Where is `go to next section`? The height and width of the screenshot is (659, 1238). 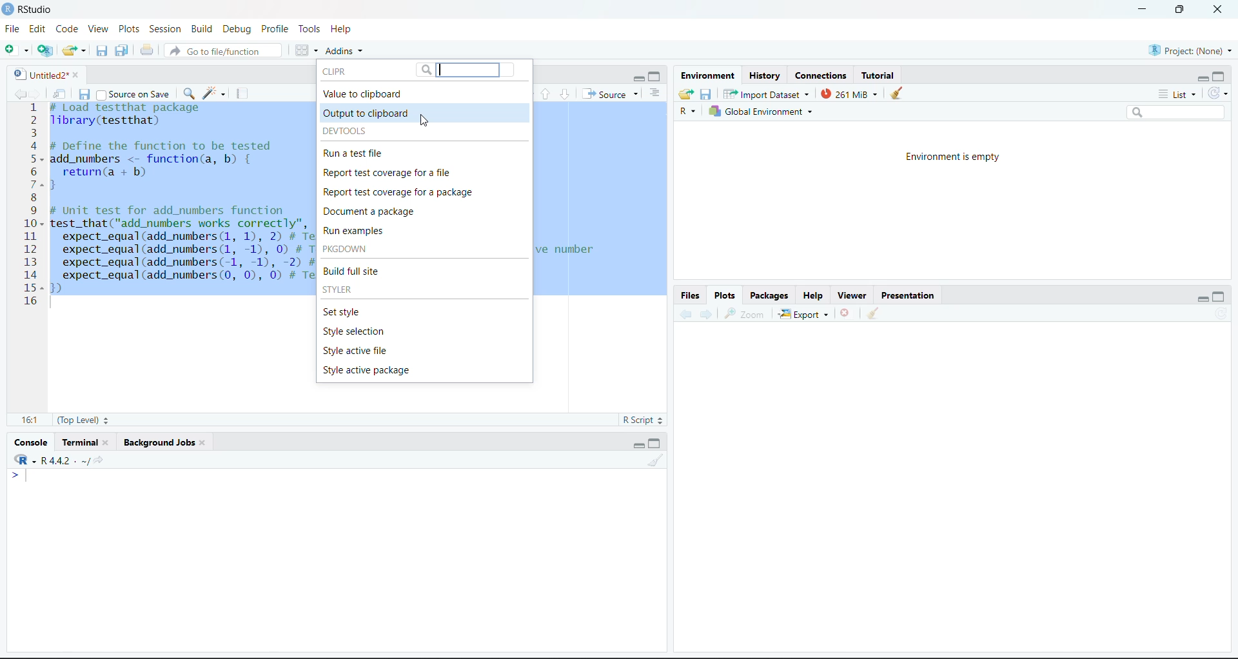
go to next section is located at coordinates (565, 92).